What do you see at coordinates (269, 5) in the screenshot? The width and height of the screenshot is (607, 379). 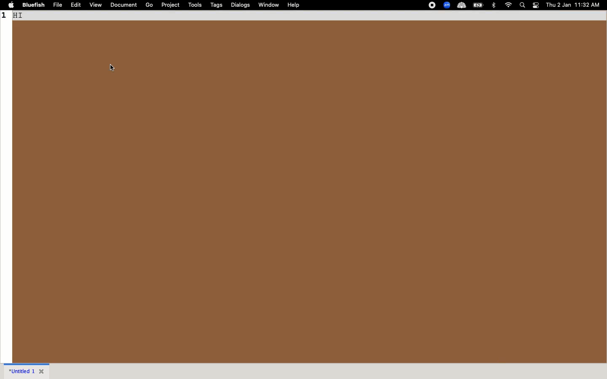 I see `window` at bounding box center [269, 5].